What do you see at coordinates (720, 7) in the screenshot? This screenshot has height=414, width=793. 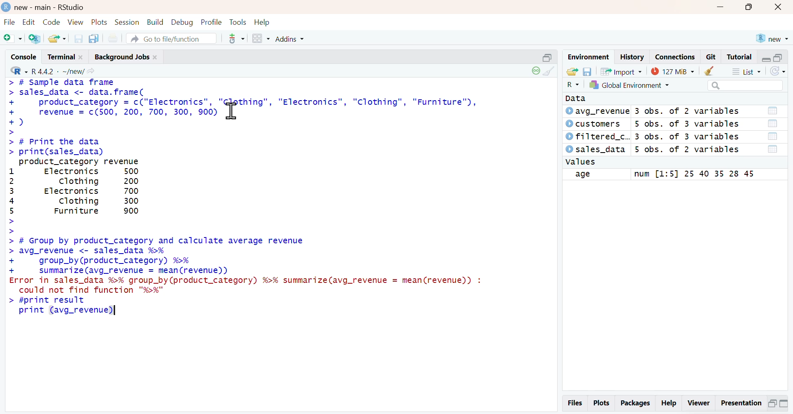 I see `minimize` at bounding box center [720, 7].